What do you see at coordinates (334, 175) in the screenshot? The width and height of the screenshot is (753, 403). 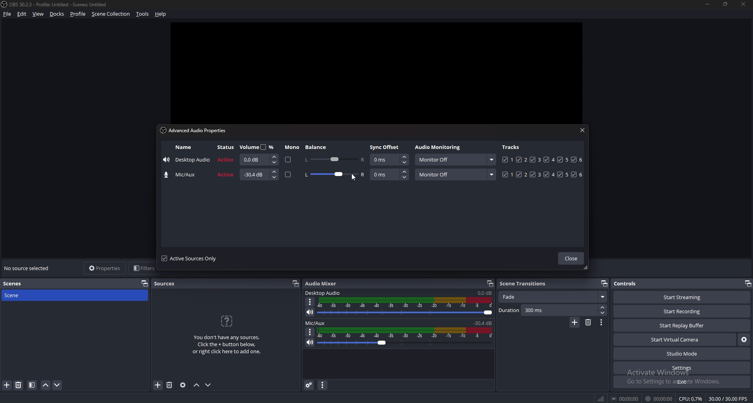 I see `balance adjust` at bounding box center [334, 175].